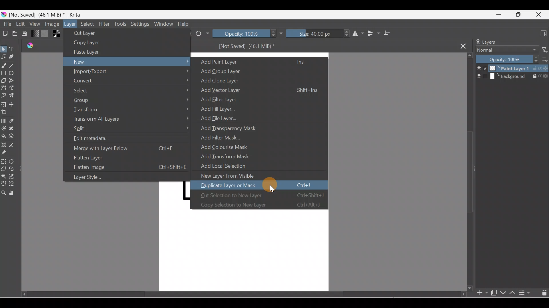  What do you see at coordinates (518, 15) in the screenshot?
I see `Maximize` at bounding box center [518, 15].